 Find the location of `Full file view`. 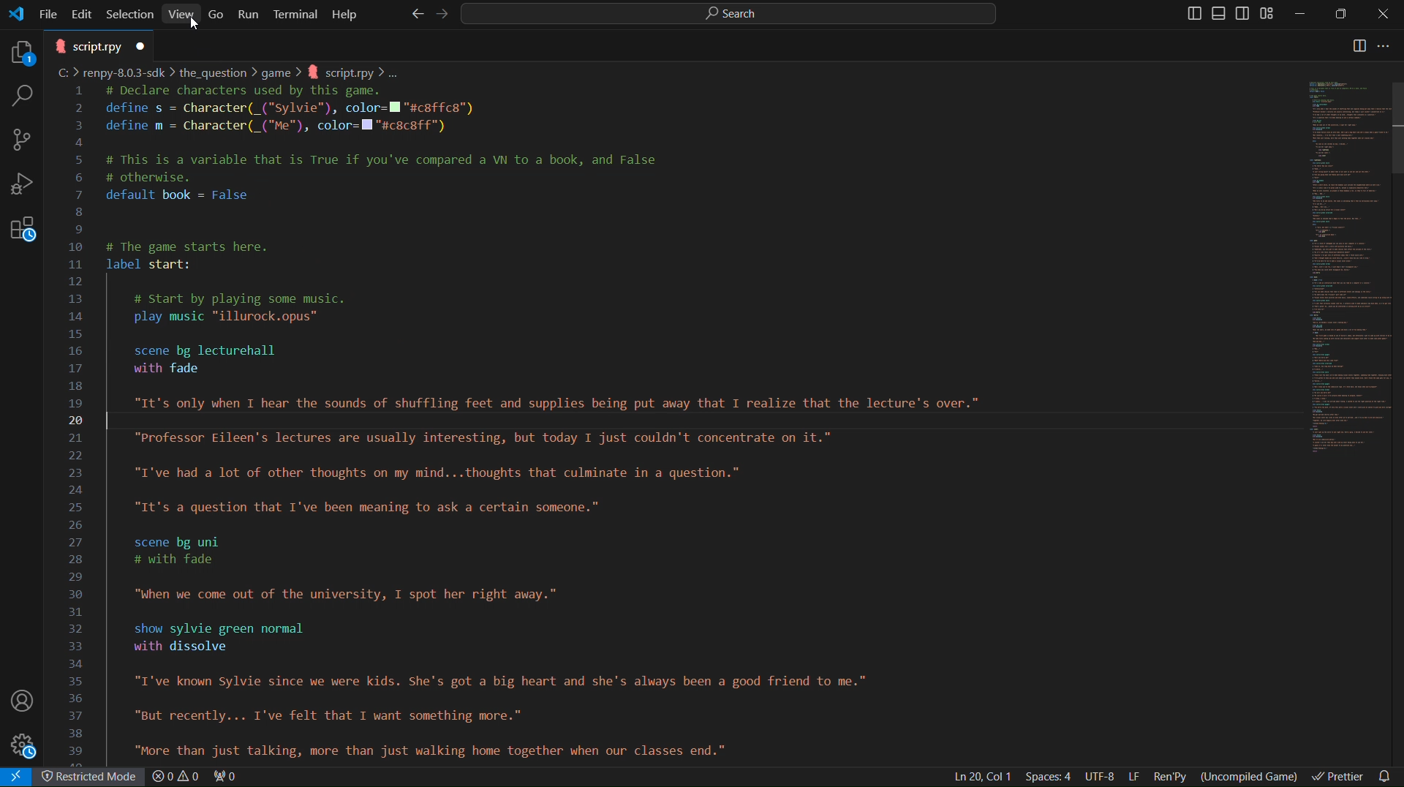

Full file view is located at coordinates (1335, 268).